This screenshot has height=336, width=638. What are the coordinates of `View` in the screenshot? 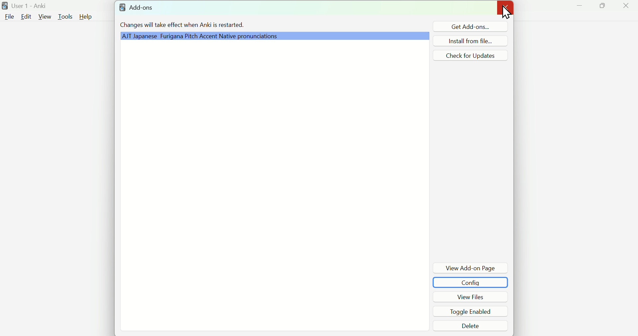 It's located at (44, 16).